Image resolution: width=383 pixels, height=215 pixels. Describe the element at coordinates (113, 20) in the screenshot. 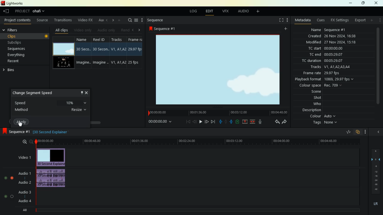

I see `right` at that location.